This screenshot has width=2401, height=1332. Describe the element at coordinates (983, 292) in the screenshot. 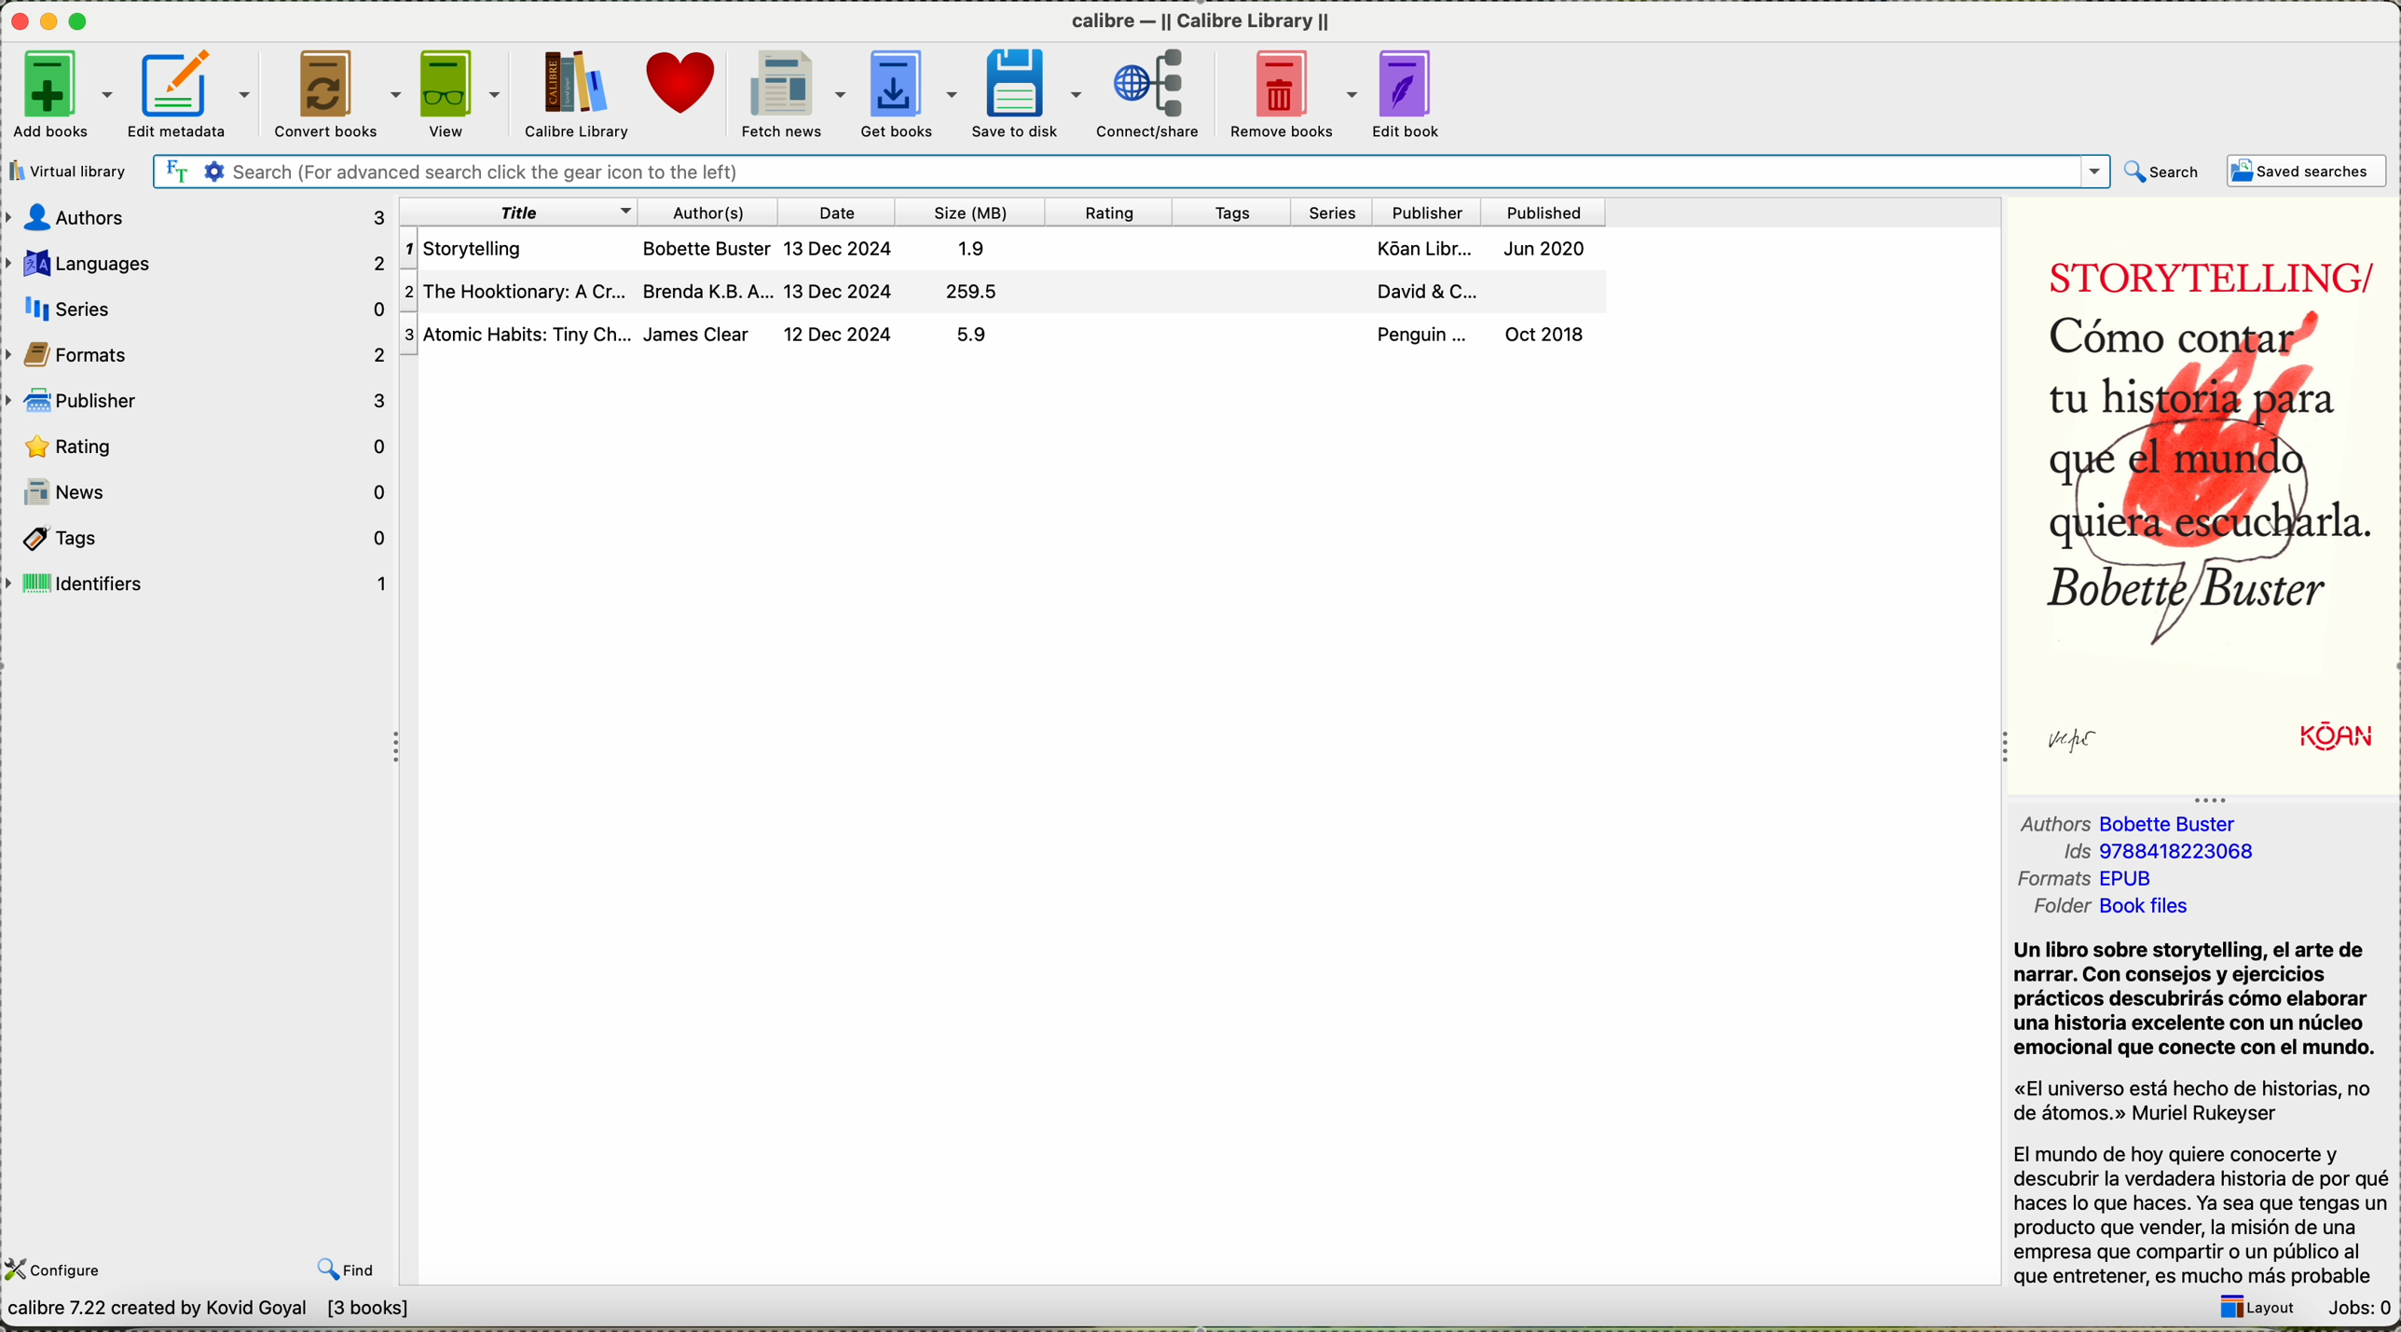

I see `259.5` at that location.